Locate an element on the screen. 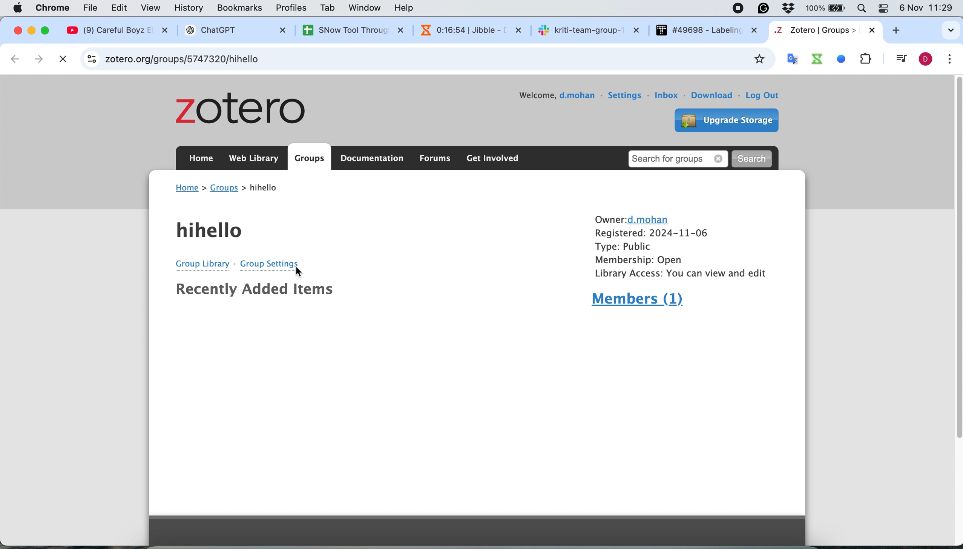 The height and width of the screenshot is (549, 963). search tabs is located at coordinates (948, 31).